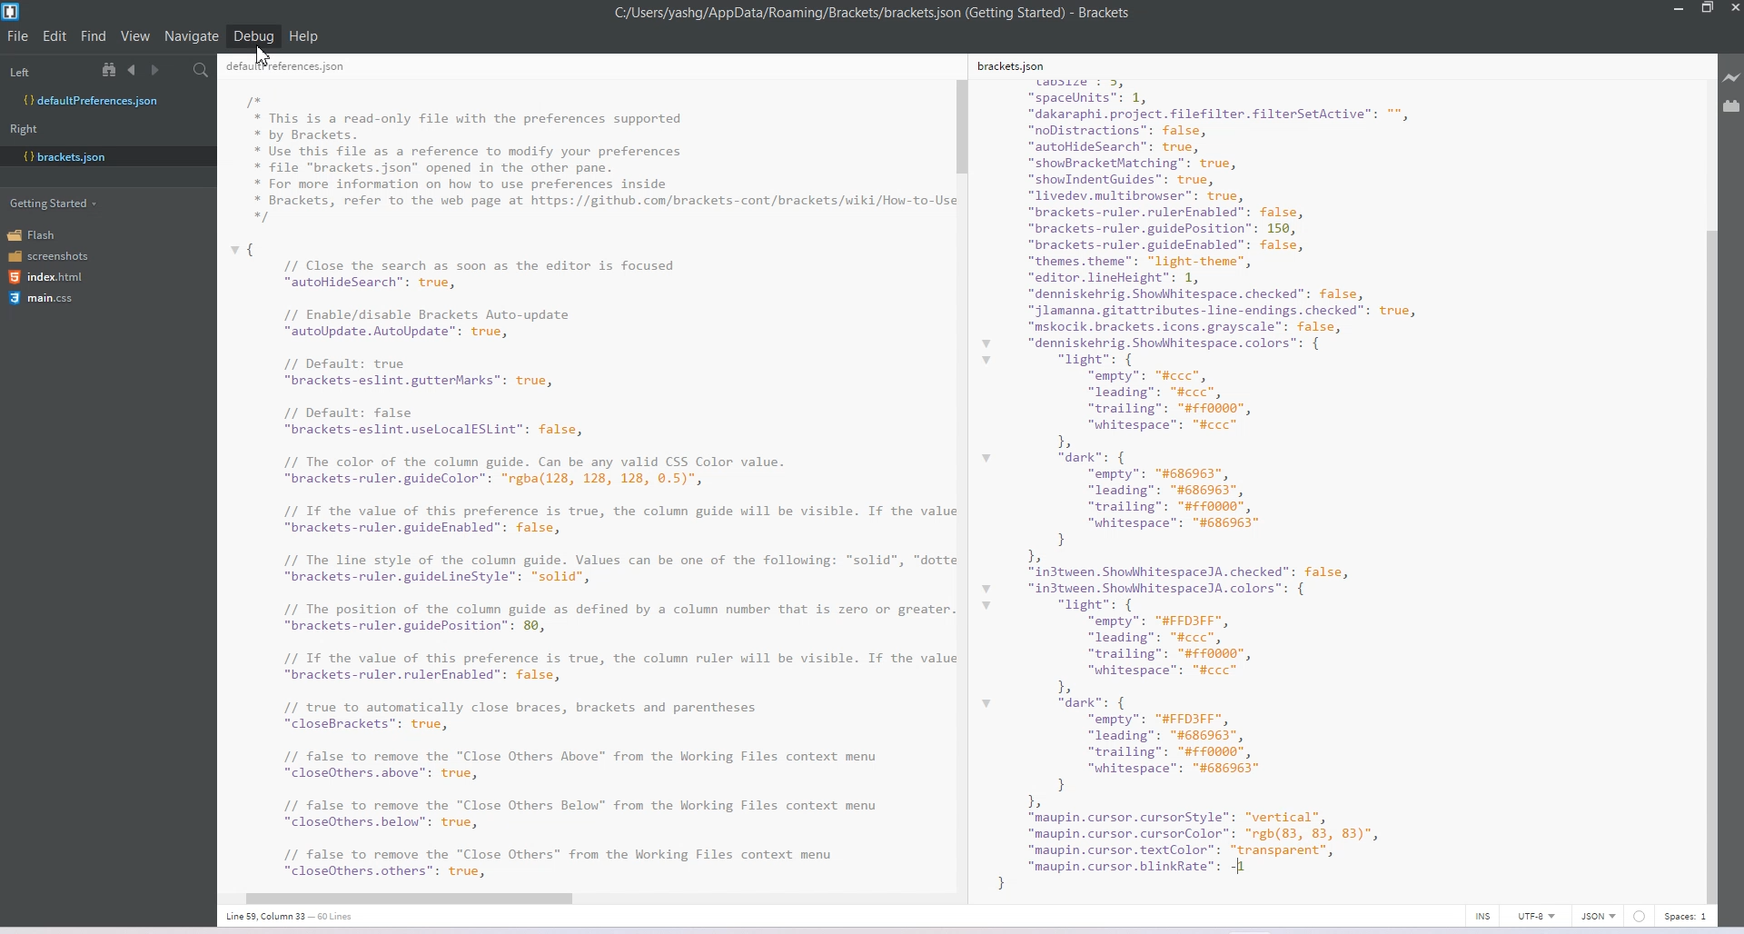 Image resolution: width=1744 pixels, height=934 pixels. Describe the element at coordinates (107, 101) in the screenshot. I see `Defaultpreferences.json` at that location.